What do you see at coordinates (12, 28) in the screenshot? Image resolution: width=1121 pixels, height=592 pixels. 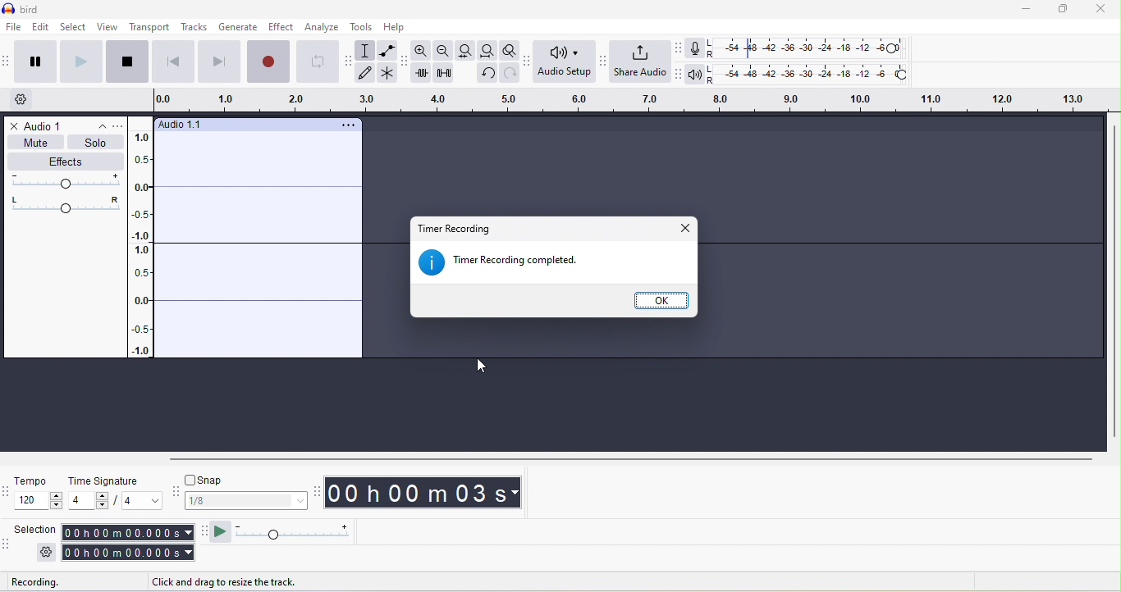 I see `file` at bounding box center [12, 28].